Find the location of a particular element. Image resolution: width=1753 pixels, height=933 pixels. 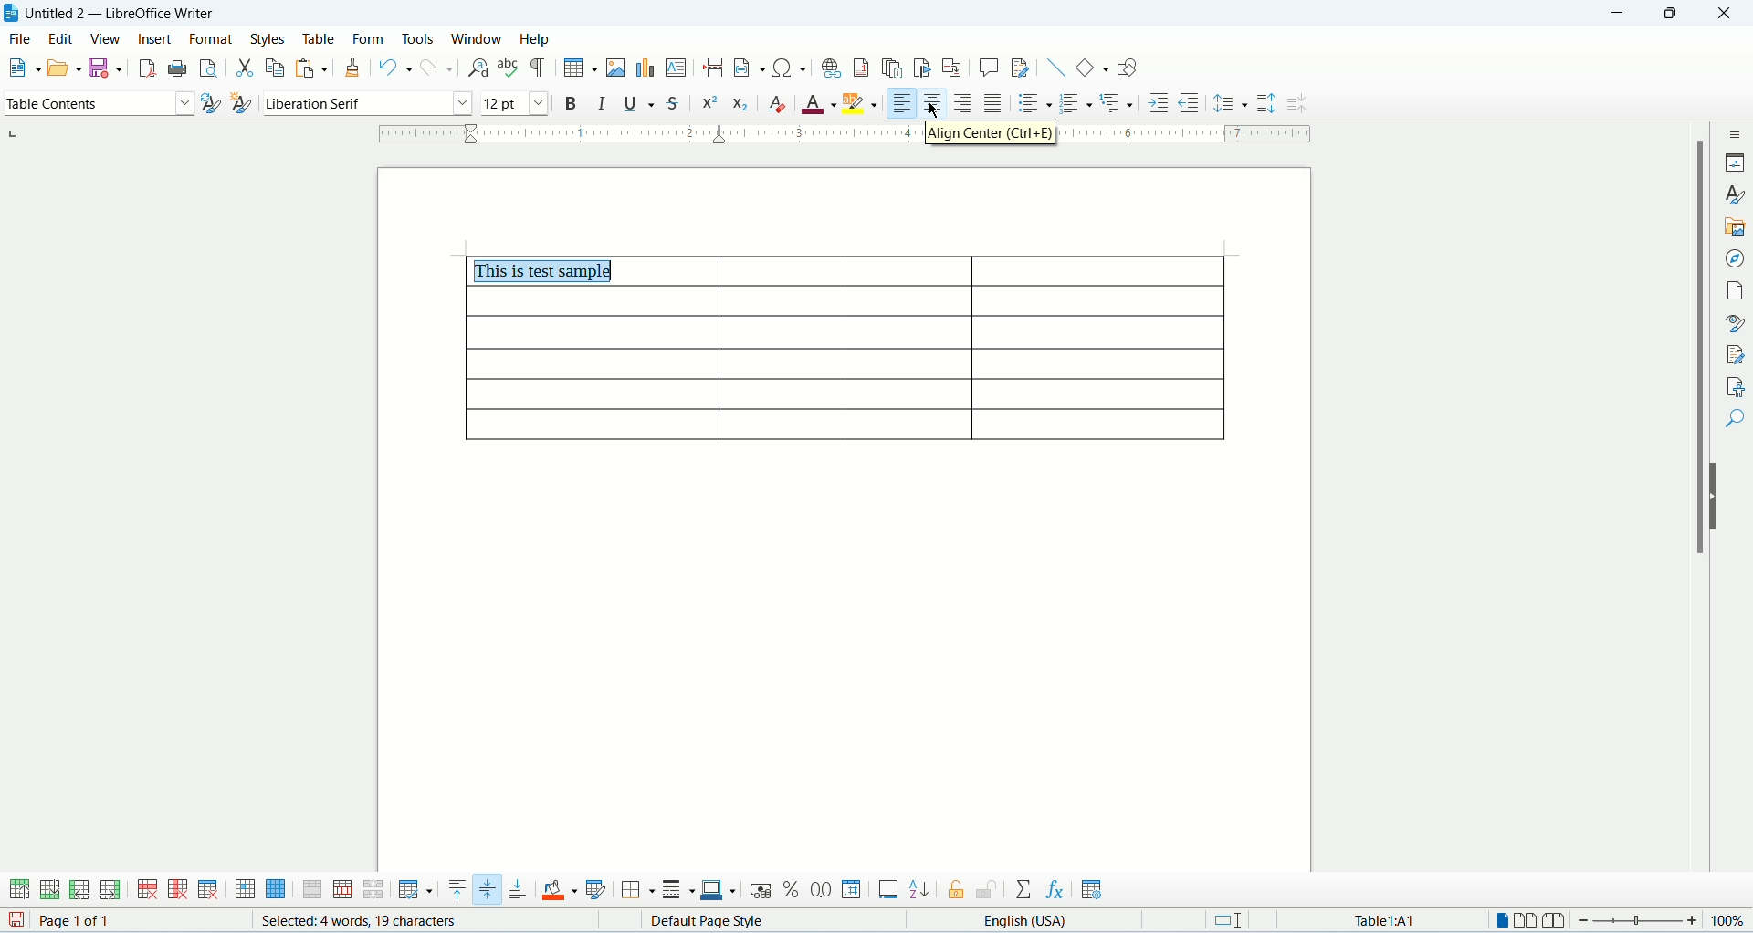

border style is located at coordinates (679, 890).